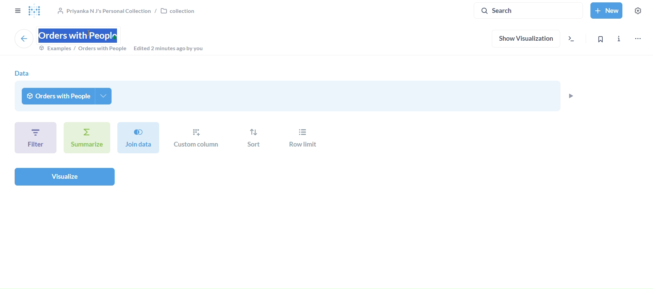  What do you see at coordinates (139, 137) in the screenshot?
I see `join data` at bounding box center [139, 137].